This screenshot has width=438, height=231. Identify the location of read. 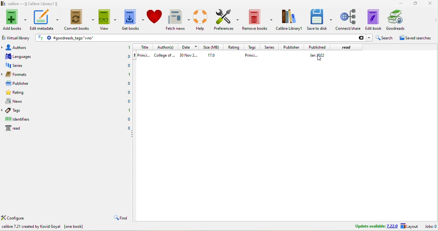
(348, 47).